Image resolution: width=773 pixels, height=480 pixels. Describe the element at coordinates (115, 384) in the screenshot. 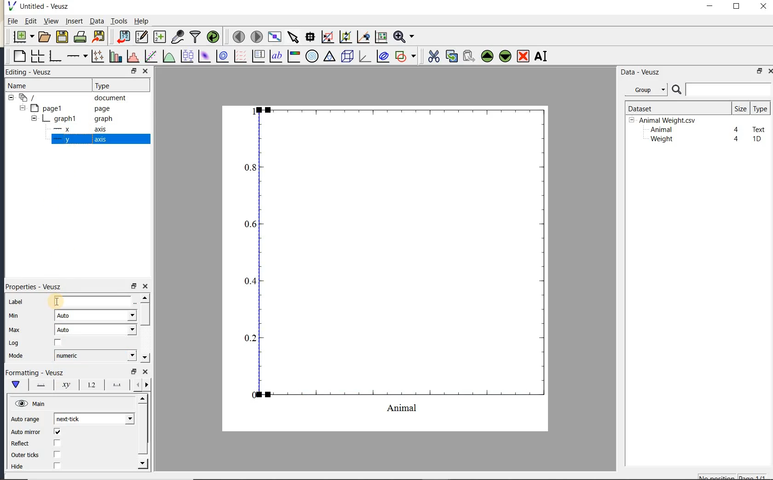

I see `major ticks` at that location.